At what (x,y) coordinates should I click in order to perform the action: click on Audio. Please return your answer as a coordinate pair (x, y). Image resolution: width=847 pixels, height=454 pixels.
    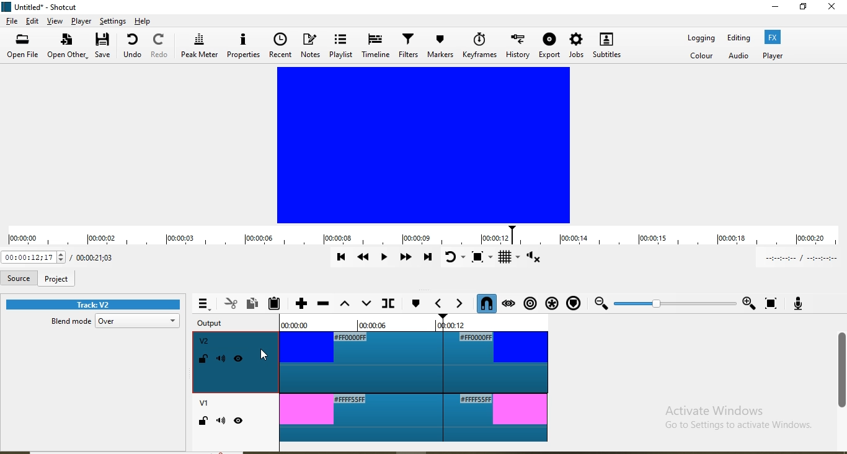
    Looking at the image, I should click on (738, 55).